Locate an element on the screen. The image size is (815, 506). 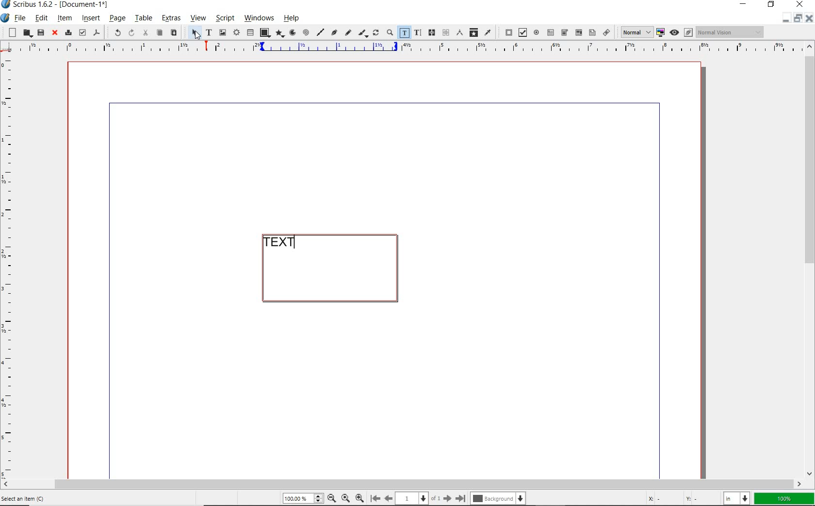
line is located at coordinates (320, 32).